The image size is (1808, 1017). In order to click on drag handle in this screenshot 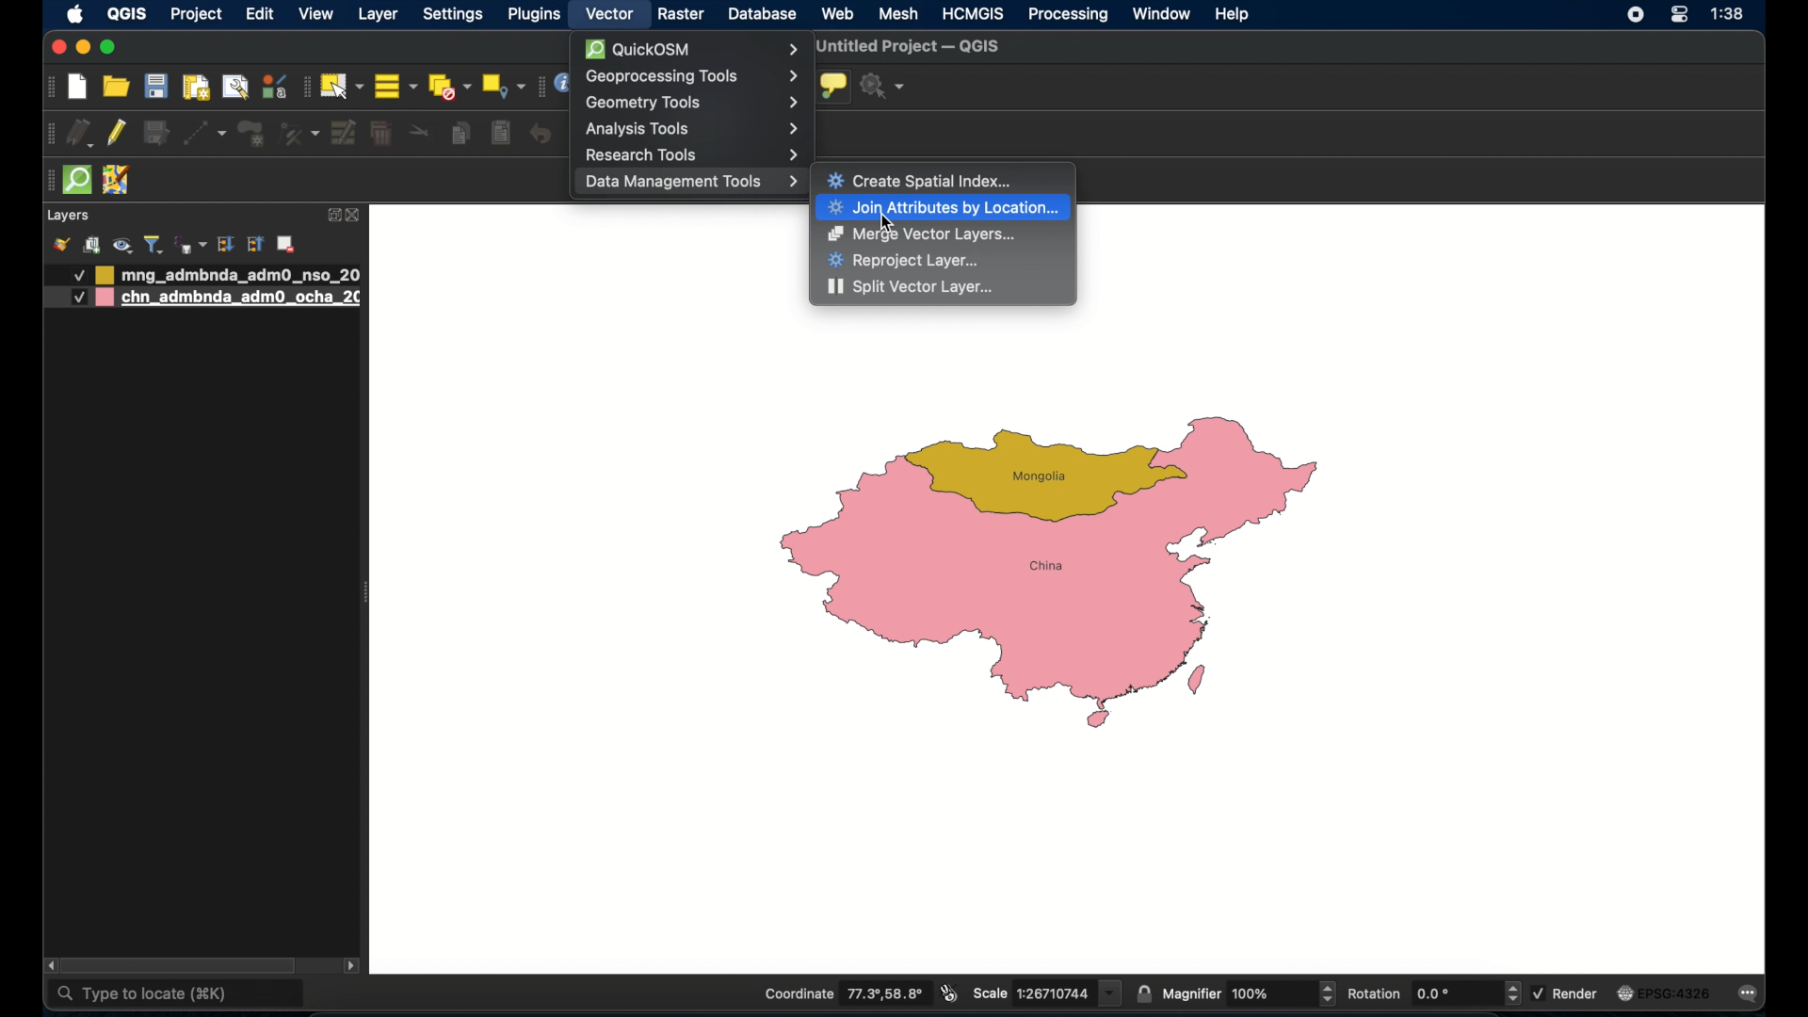, I will do `click(48, 179)`.